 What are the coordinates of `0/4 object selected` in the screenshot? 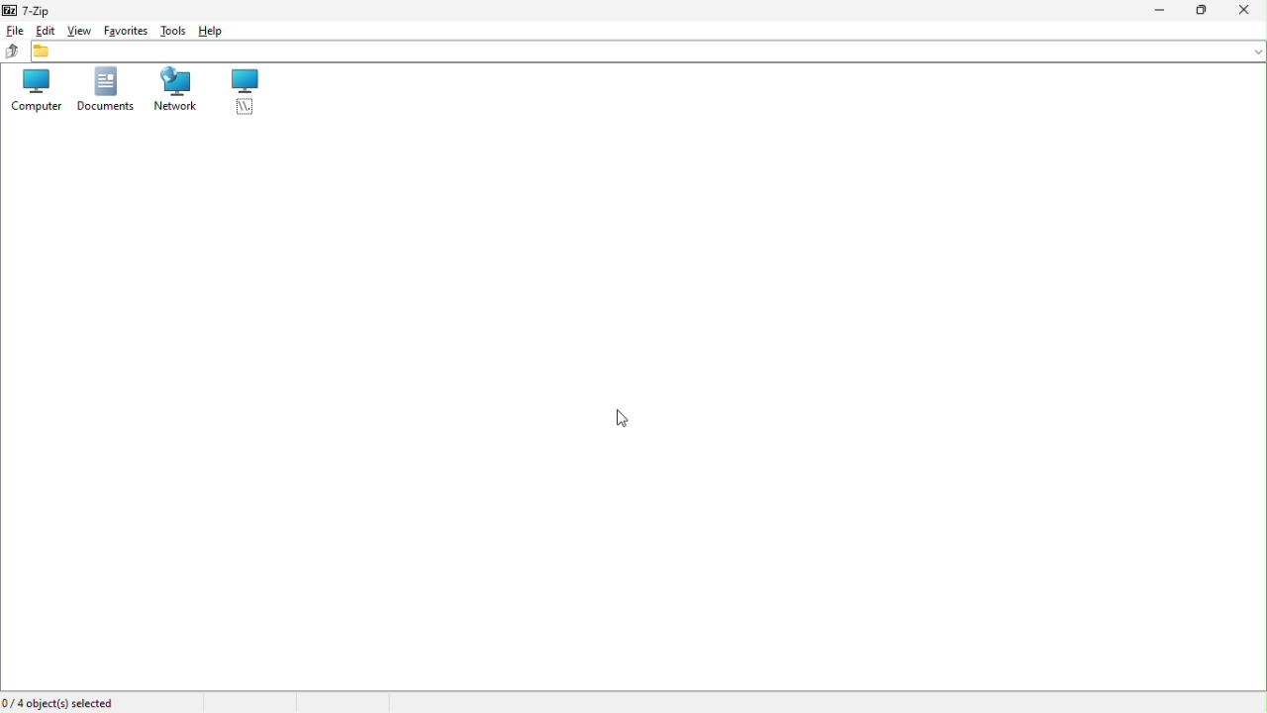 It's located at (61, 701).